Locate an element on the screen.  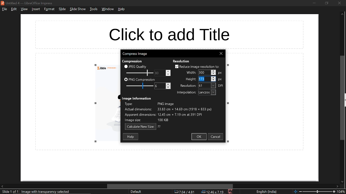
JPEG quality scale is located at coordinates (140, 72).